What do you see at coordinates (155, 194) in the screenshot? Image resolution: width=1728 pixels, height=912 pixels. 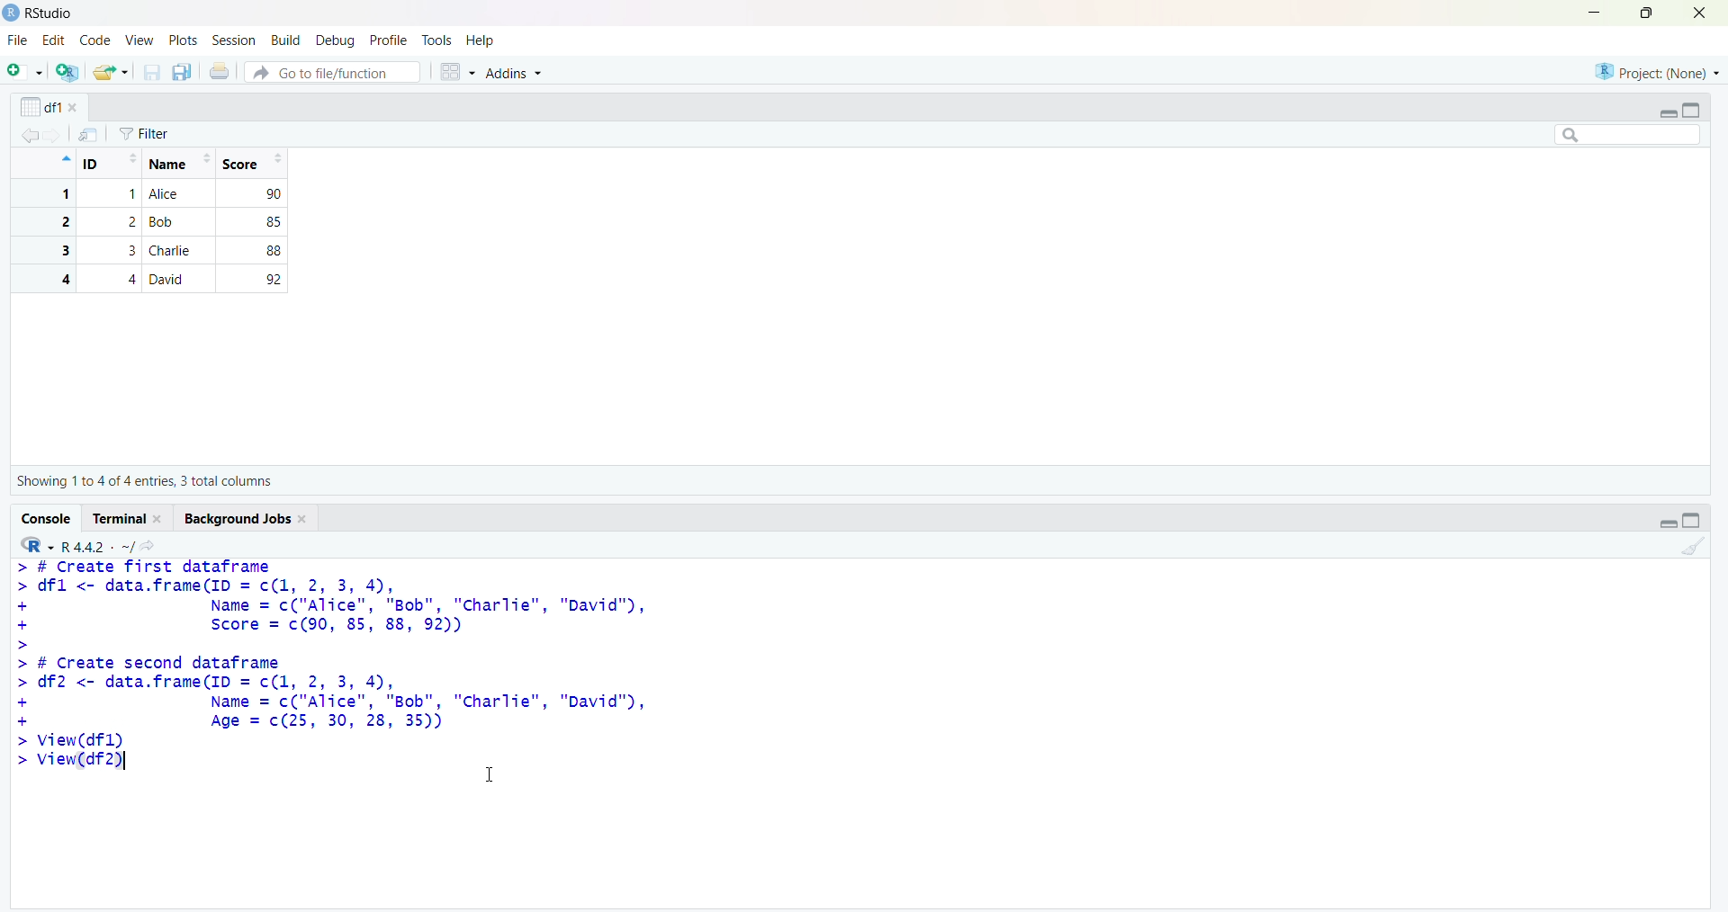 I see `1 1 Alice 90` at bounding box center [155, 194].